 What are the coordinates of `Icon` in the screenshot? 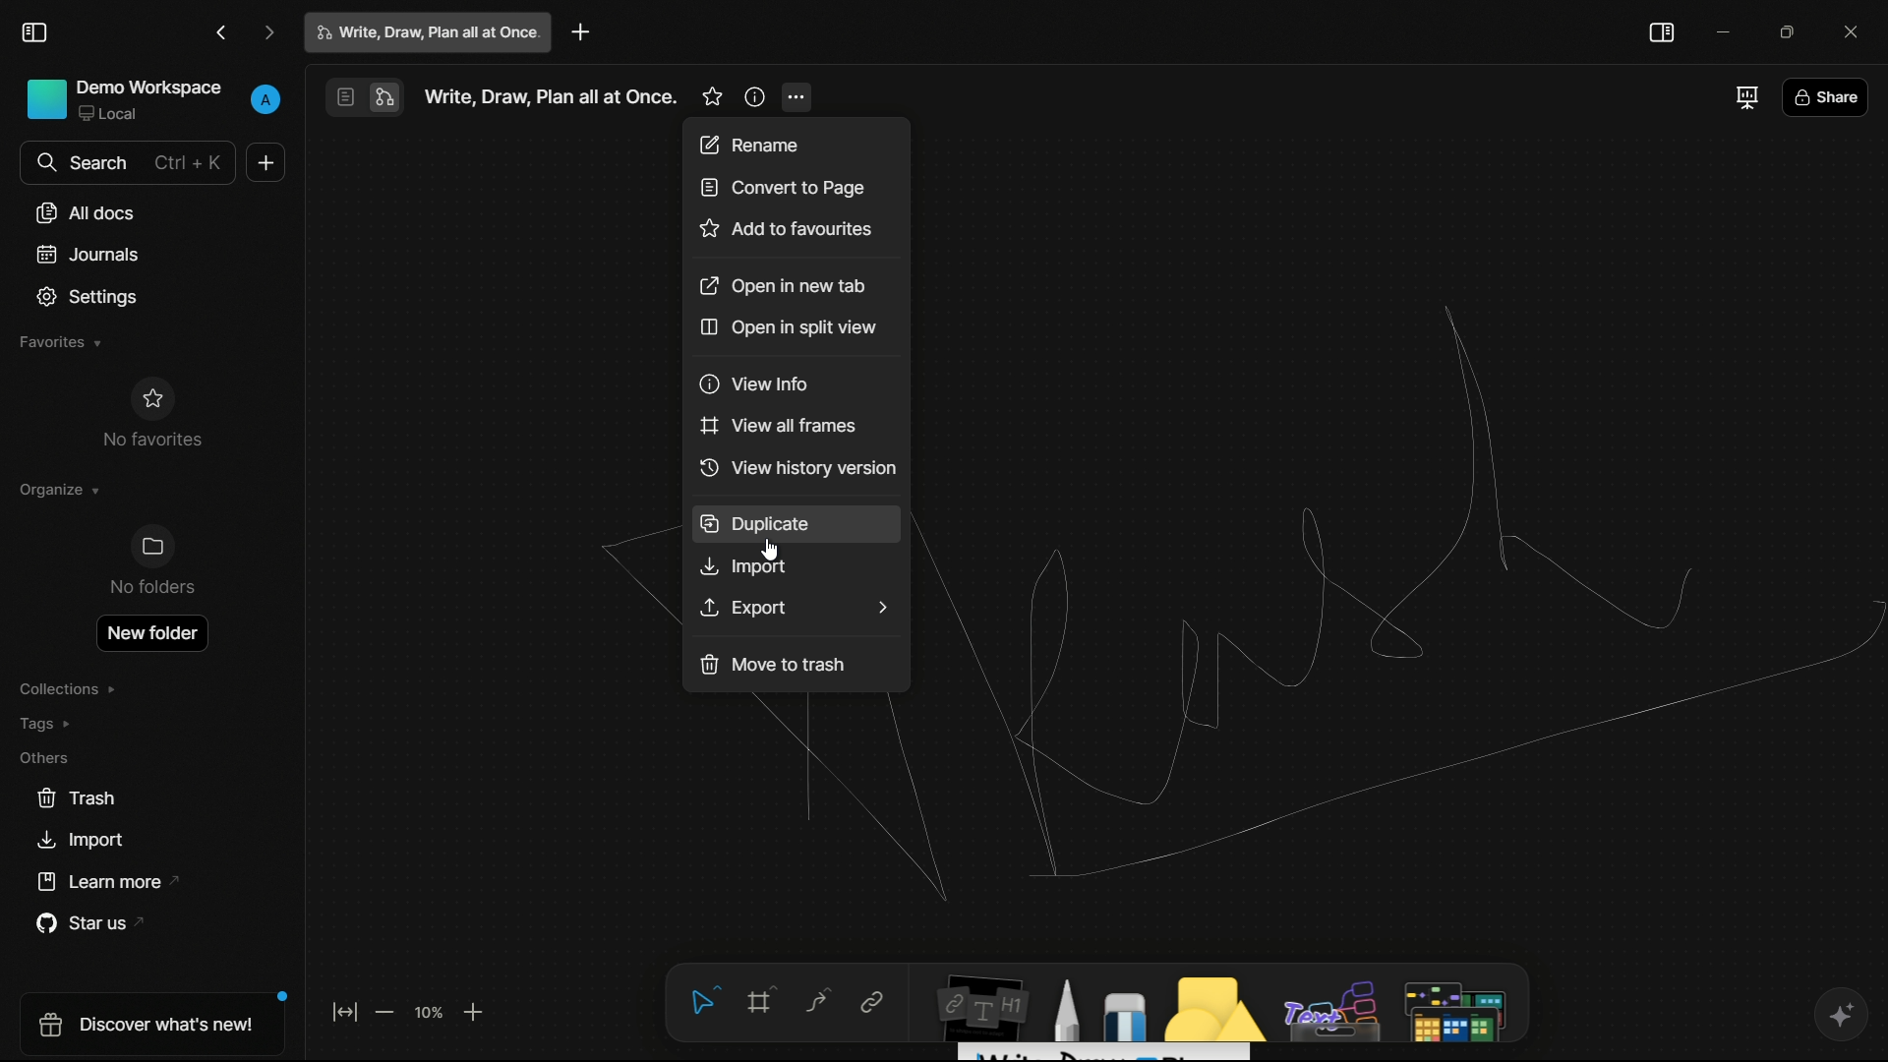 It's located at (151, 398).